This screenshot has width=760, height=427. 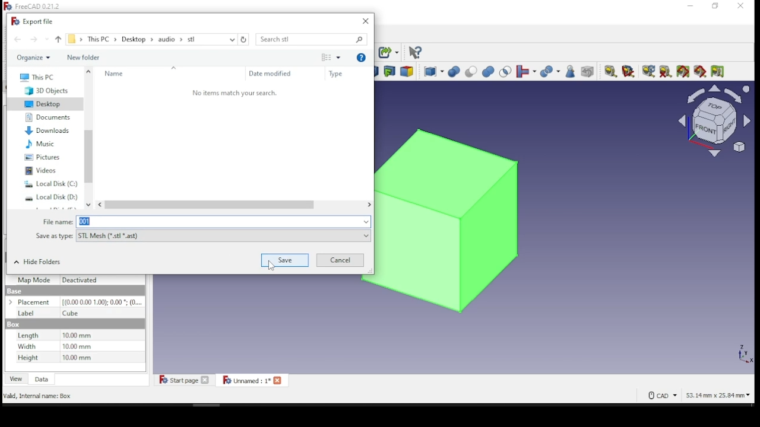 What do you see at coordinates (415, 53) in the screenshot?
I see `what's this?` at bounding box center [415, 53].